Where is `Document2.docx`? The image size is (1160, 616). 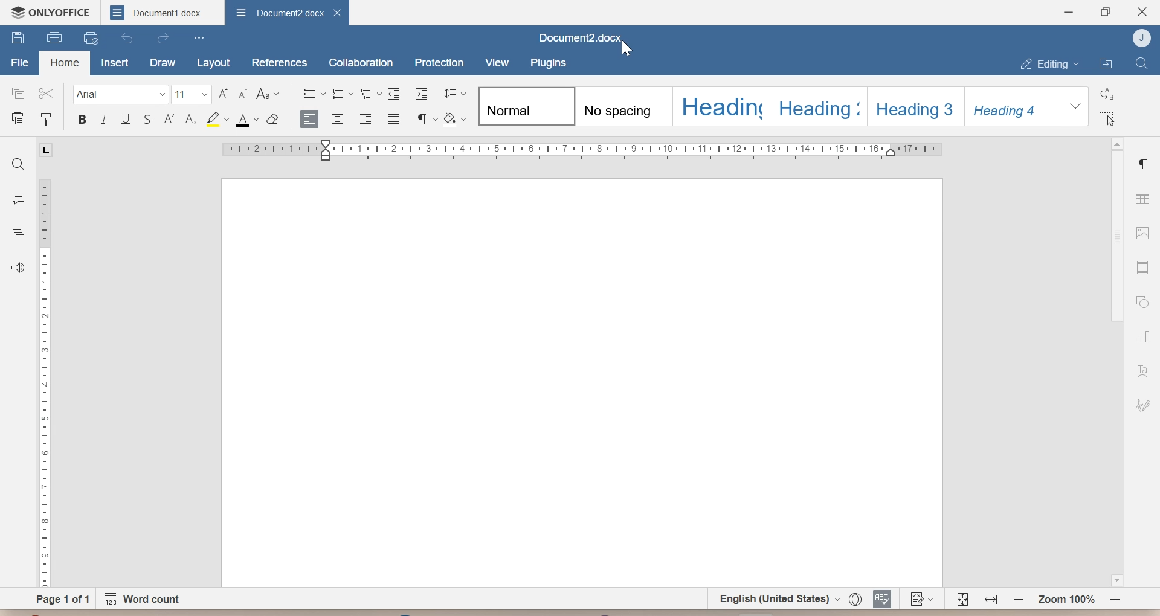 Document2.docx is located at coordinates (582, 38).